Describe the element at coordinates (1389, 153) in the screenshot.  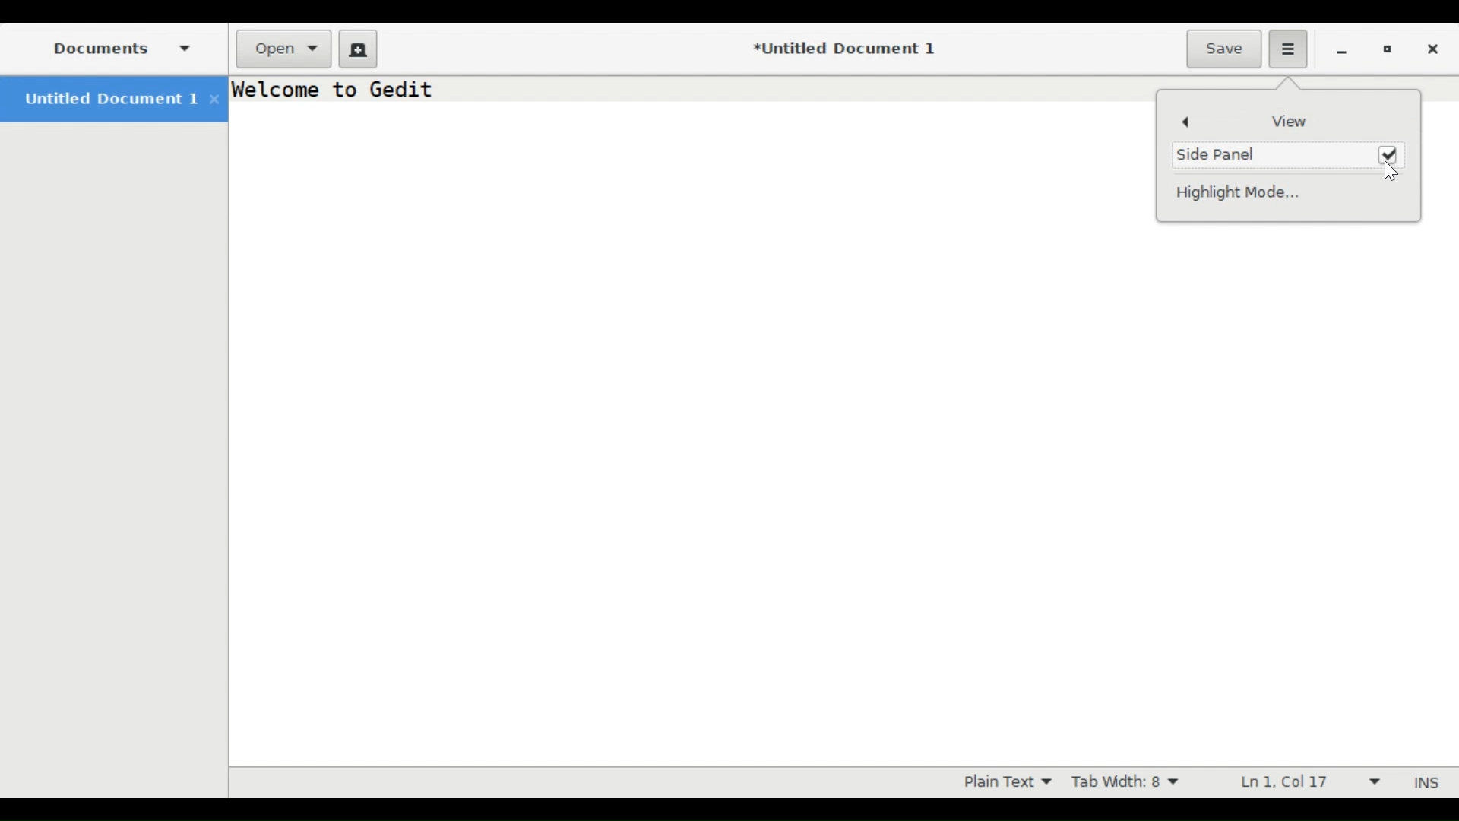
I see `checked checkbox` at that location.